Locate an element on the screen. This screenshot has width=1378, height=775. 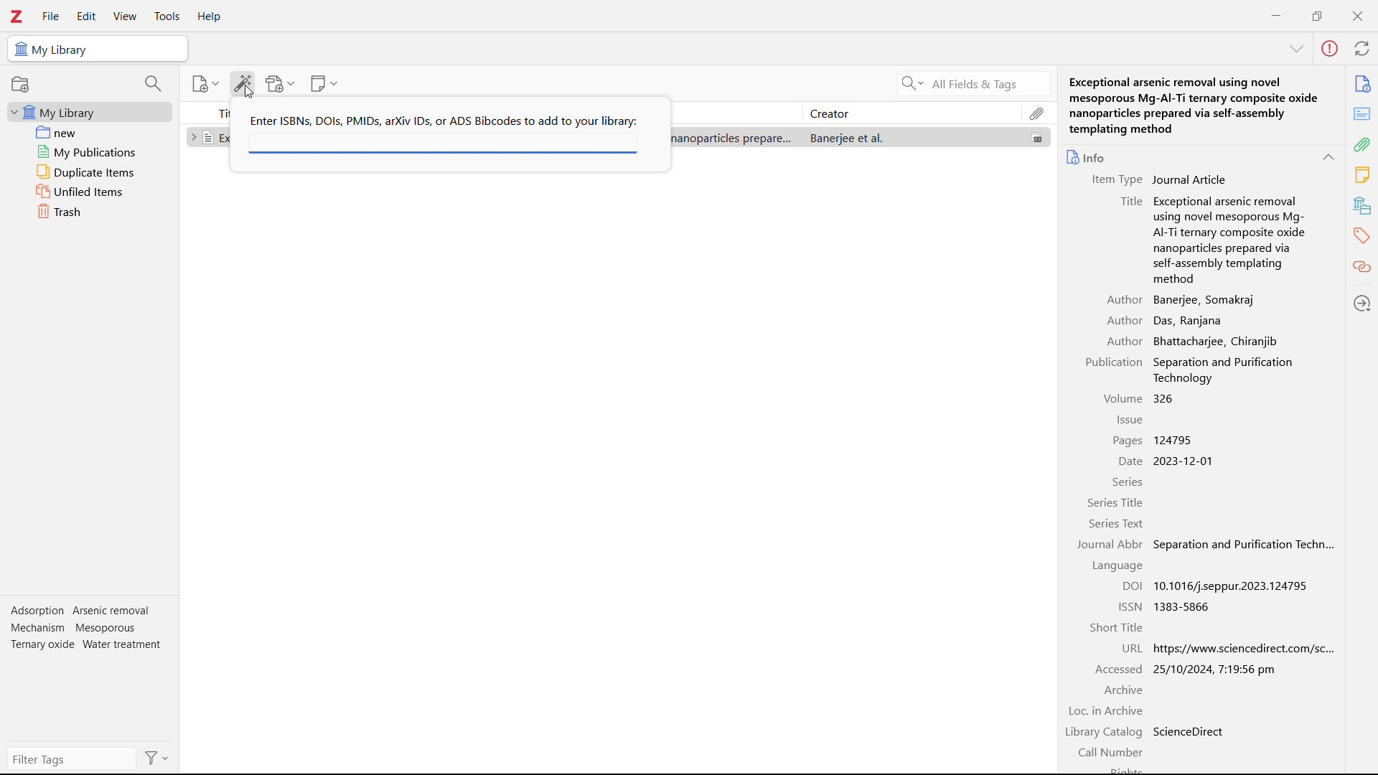
U R L is located at coordinates (1133, 648).